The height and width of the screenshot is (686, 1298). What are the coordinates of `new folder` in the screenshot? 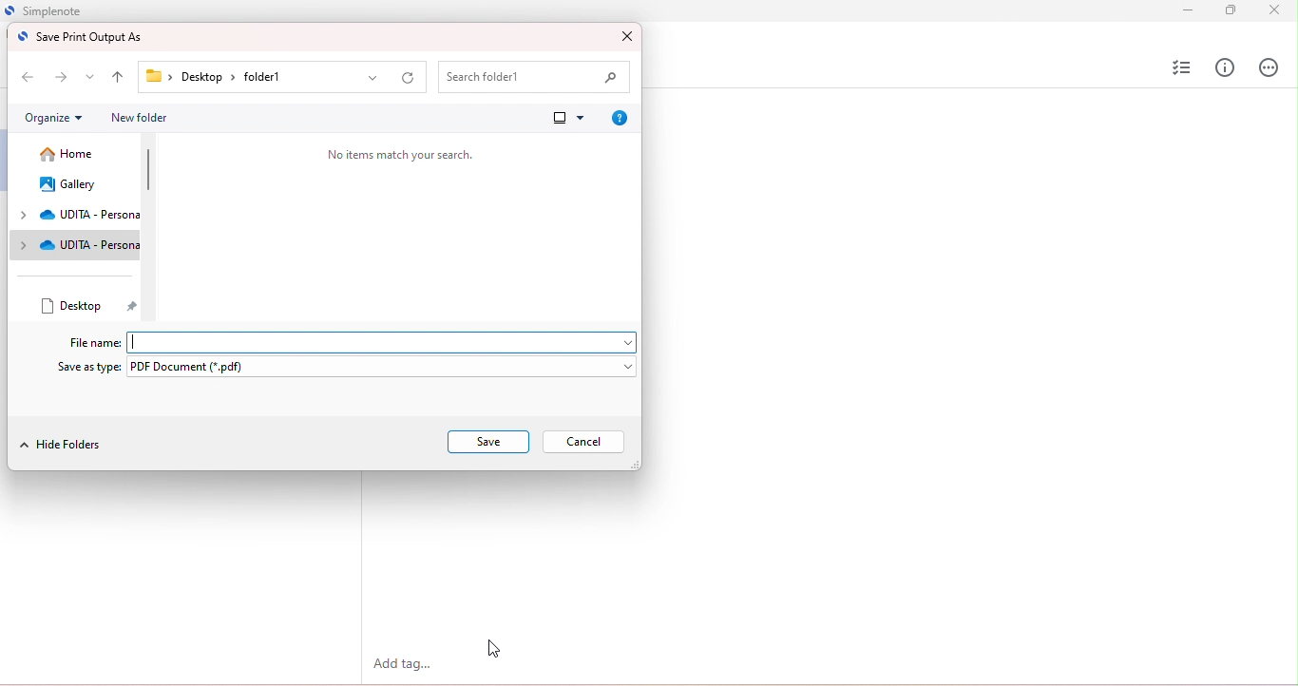 It's located at (139, 118).